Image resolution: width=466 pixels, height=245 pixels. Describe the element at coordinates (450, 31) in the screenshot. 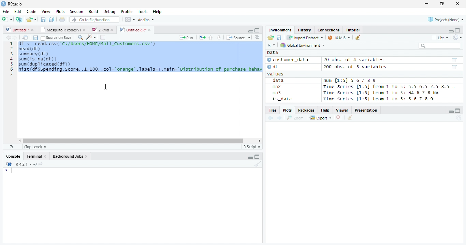

I see `Minimze` at that location.